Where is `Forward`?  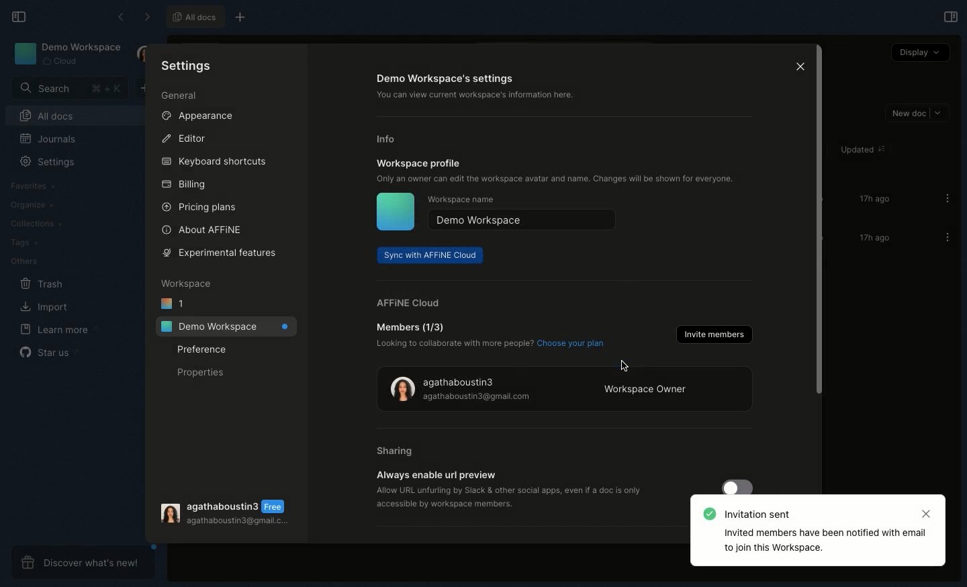 Forward is located at coordinates (145, 16).